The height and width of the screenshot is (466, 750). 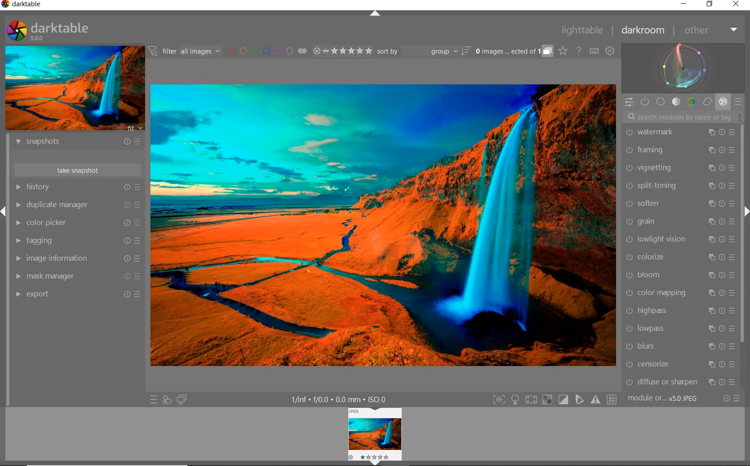 I want to click on EXPAND GROUPED IMAGES, so click(x=514, y=51).